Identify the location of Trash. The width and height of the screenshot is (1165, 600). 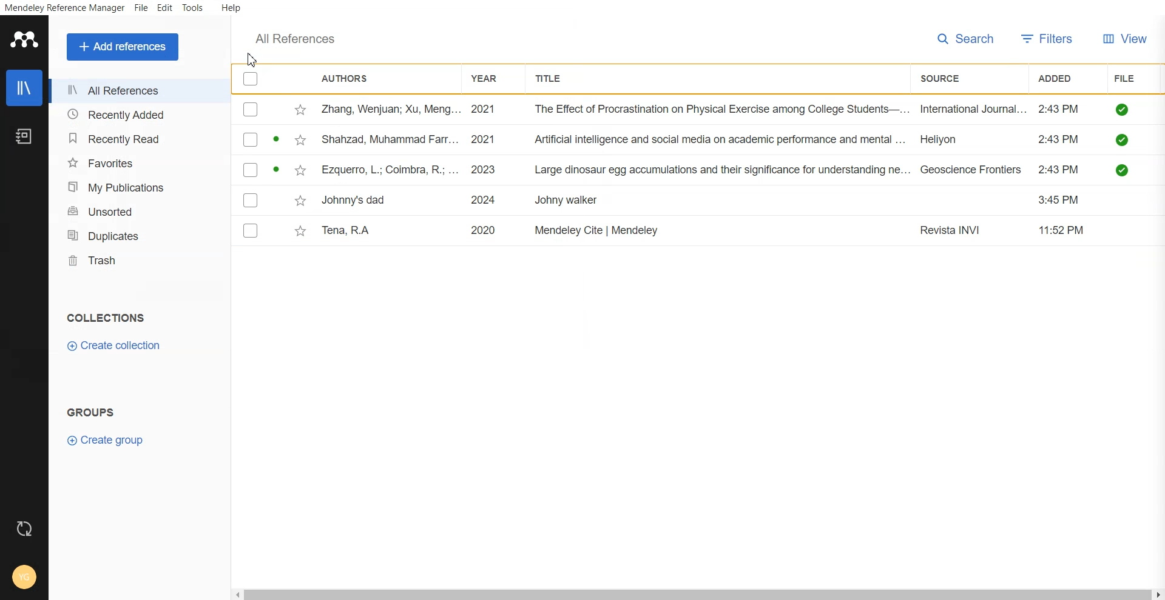
(137, 259).